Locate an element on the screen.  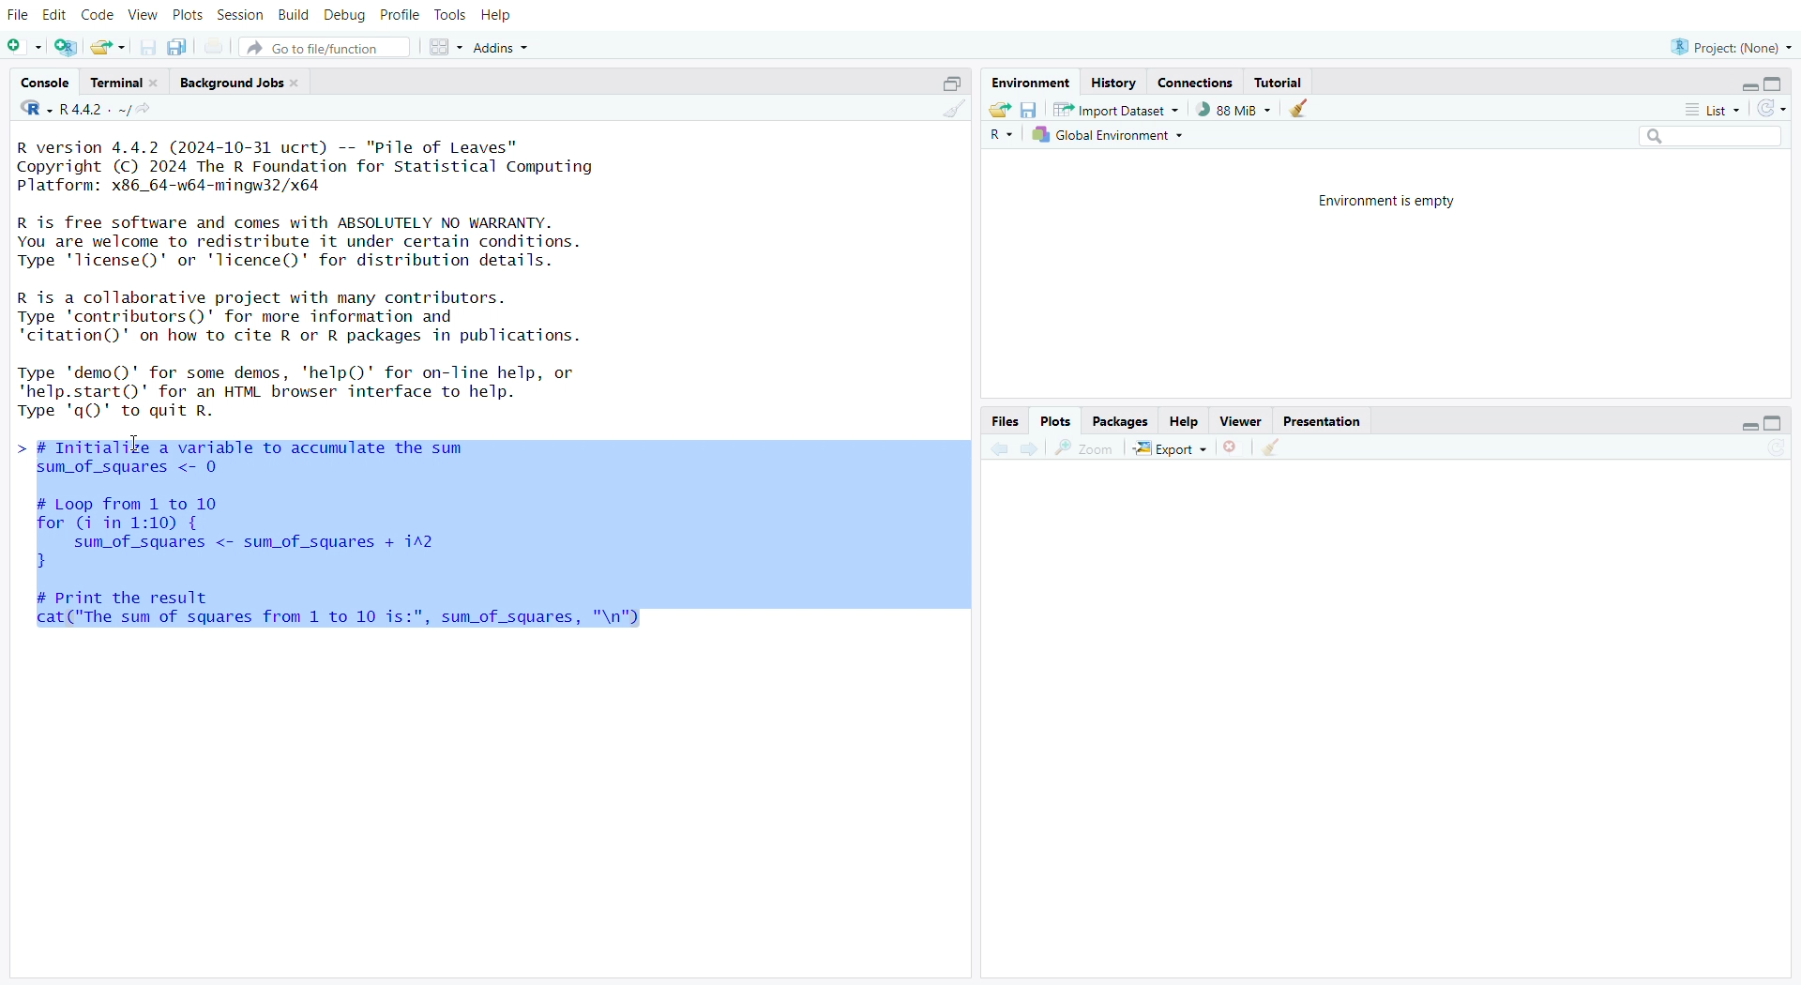
expand is located at coordinates (946, 85).